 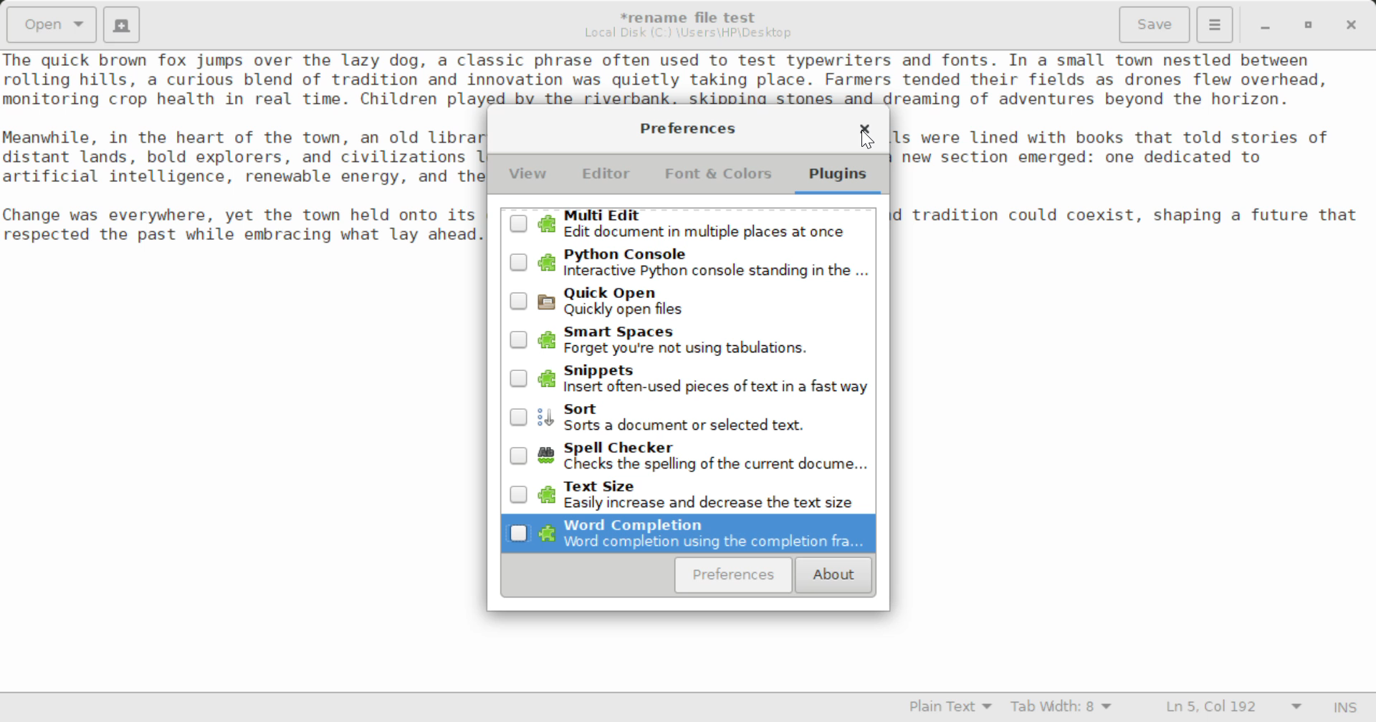 I want to click on Snippets Plugin Button Unselected, so click(x=689, y=381).